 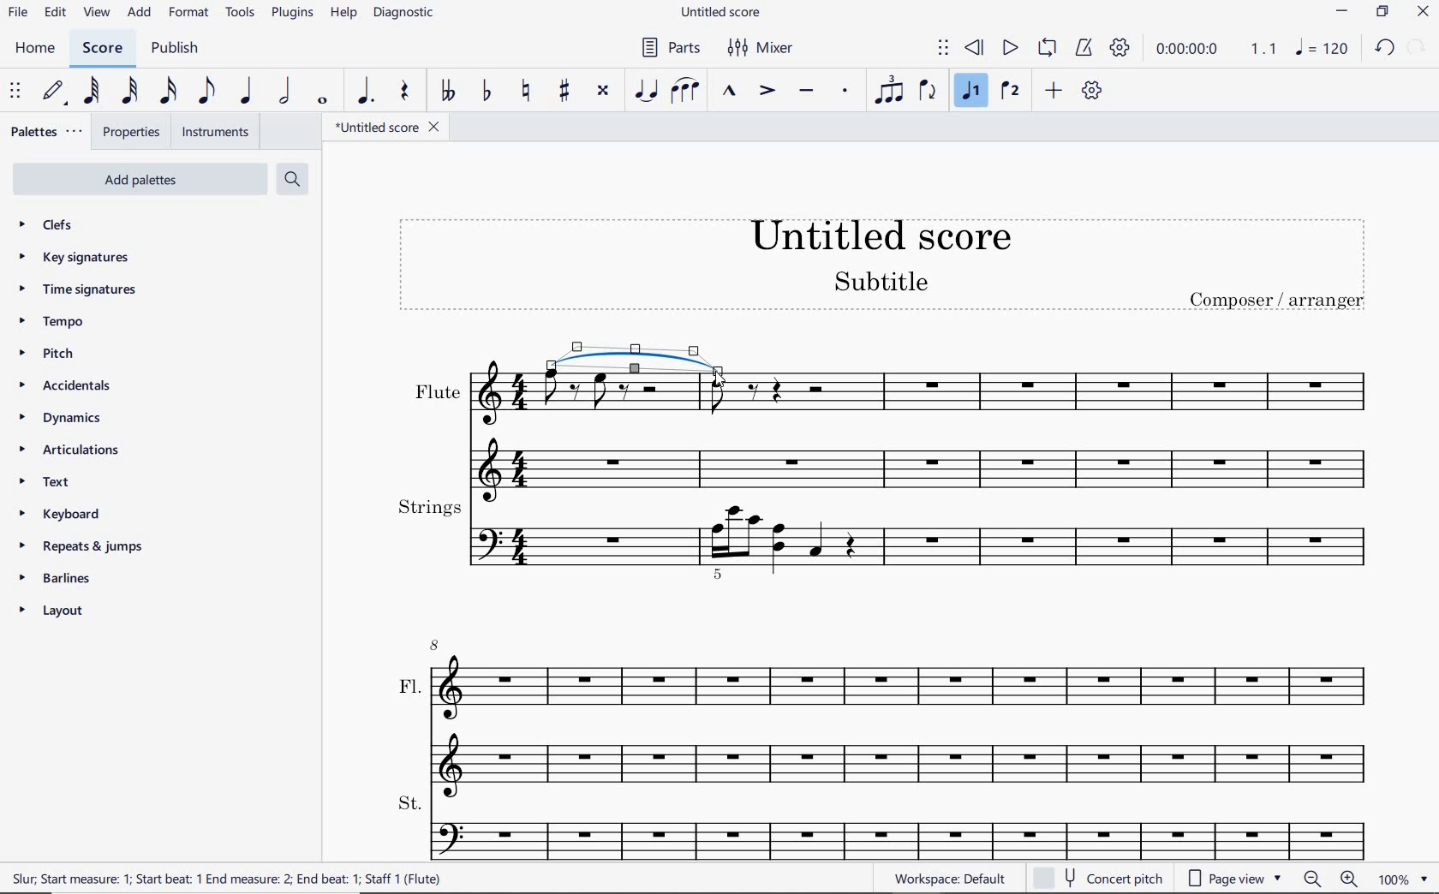 I want to click on SELECT TO MOVE, so click(x=14, y=89).